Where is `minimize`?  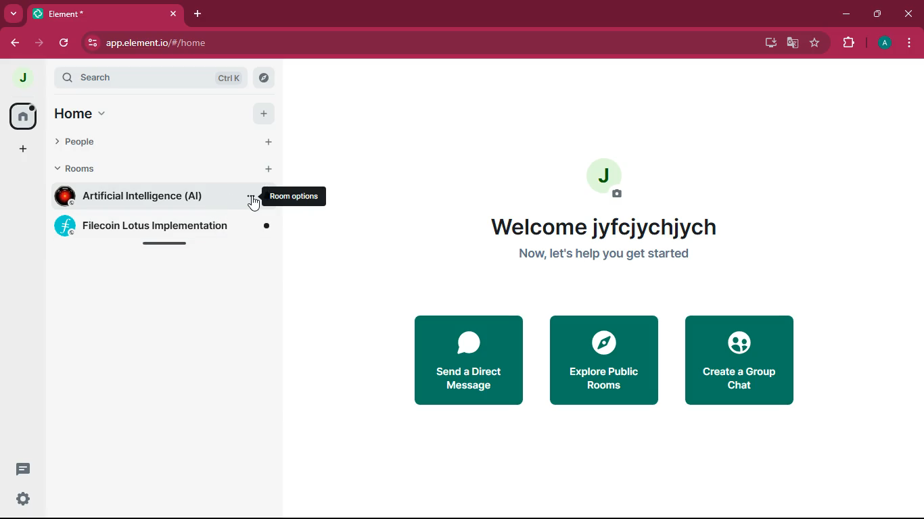
minimize is located at coordinates (848, 16).